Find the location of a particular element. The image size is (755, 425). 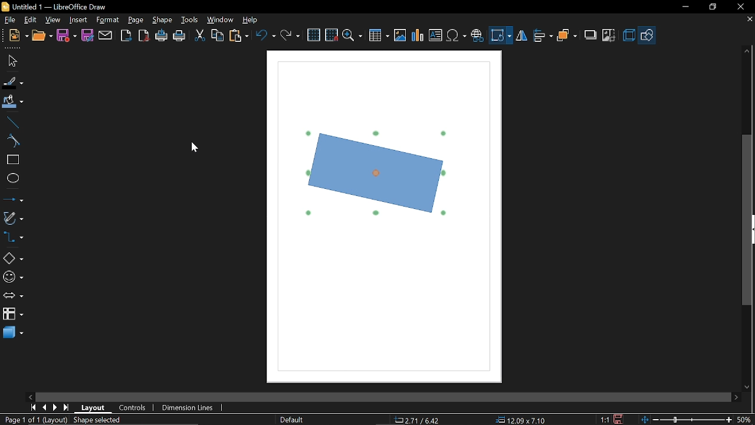

paste is located at coordinates (239, 35).